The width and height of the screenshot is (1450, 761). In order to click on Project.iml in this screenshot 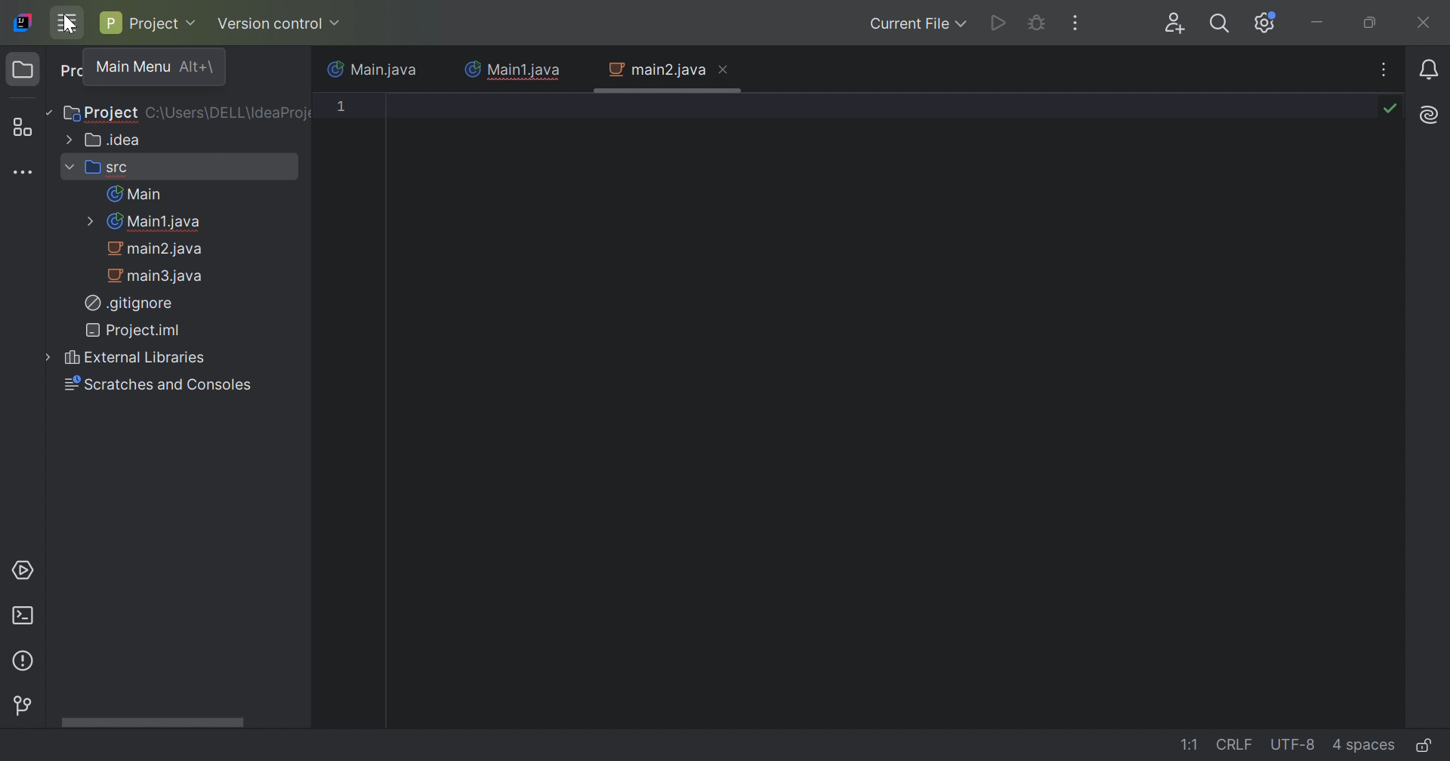, I will do `click(134, 330)`.